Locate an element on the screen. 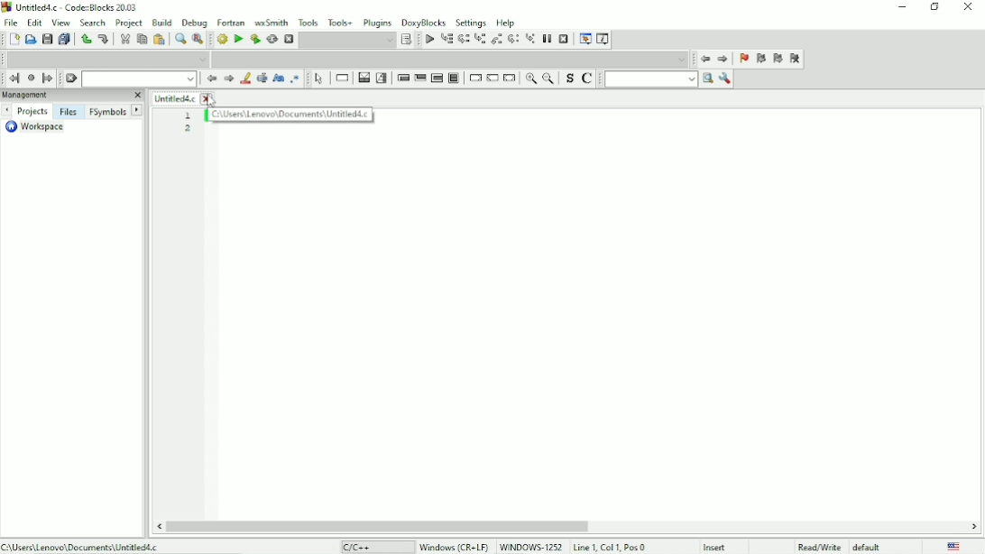  Match case is located at coordinates (278, 78).